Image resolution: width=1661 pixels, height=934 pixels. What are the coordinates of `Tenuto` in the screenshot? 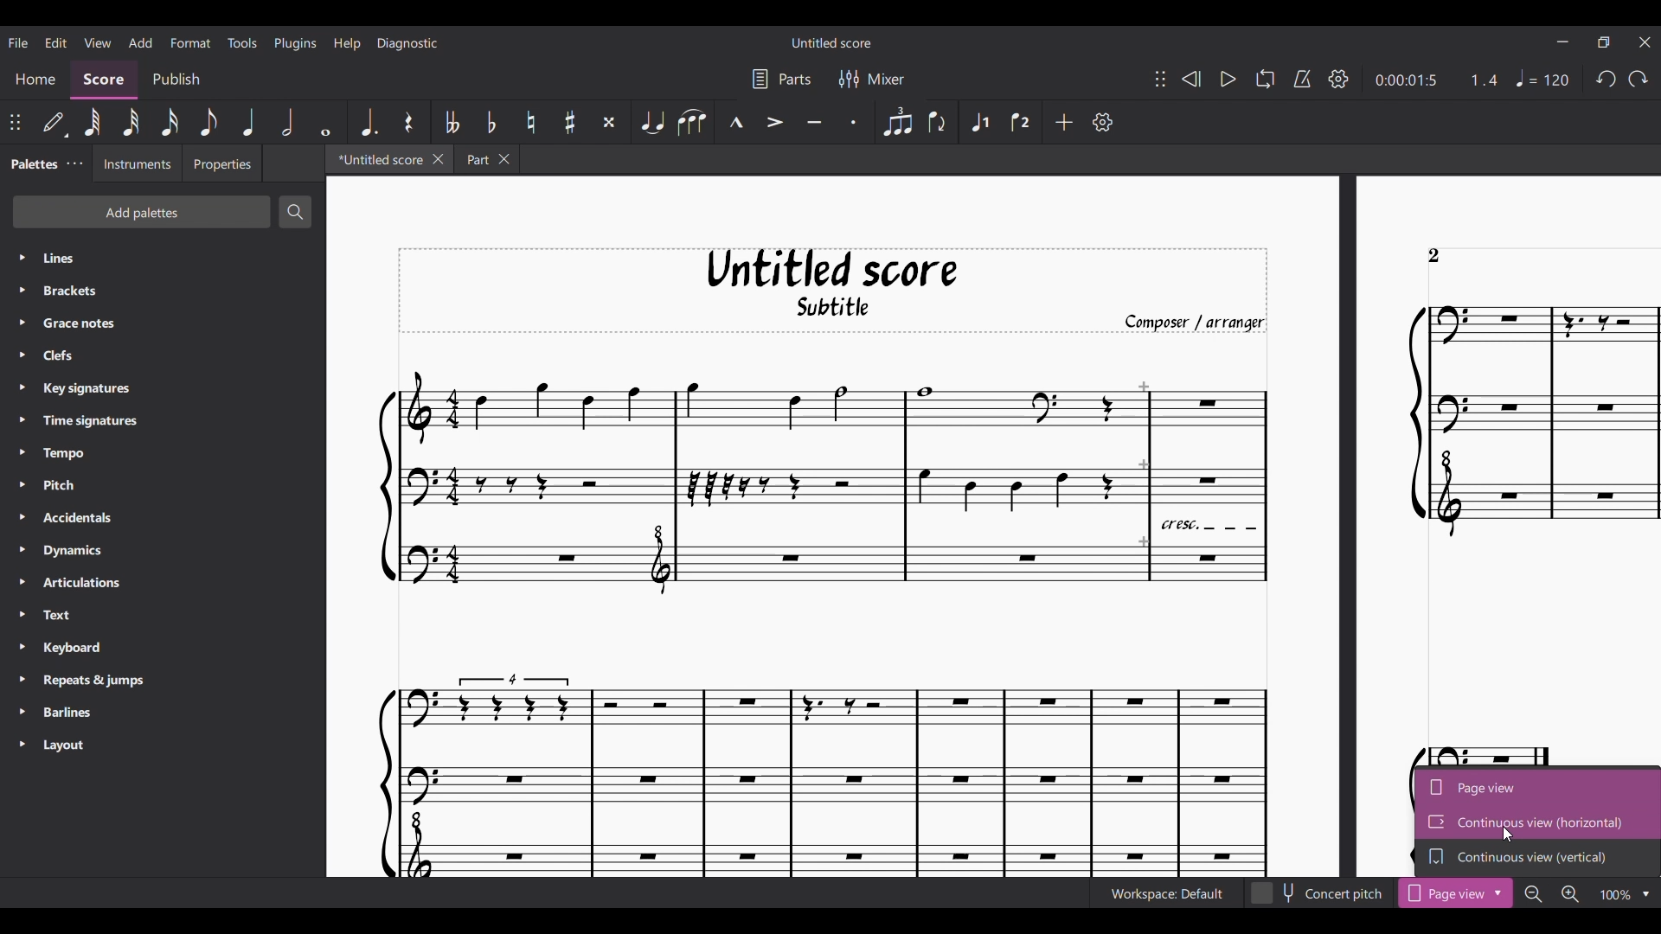 It's located at (815, 122).